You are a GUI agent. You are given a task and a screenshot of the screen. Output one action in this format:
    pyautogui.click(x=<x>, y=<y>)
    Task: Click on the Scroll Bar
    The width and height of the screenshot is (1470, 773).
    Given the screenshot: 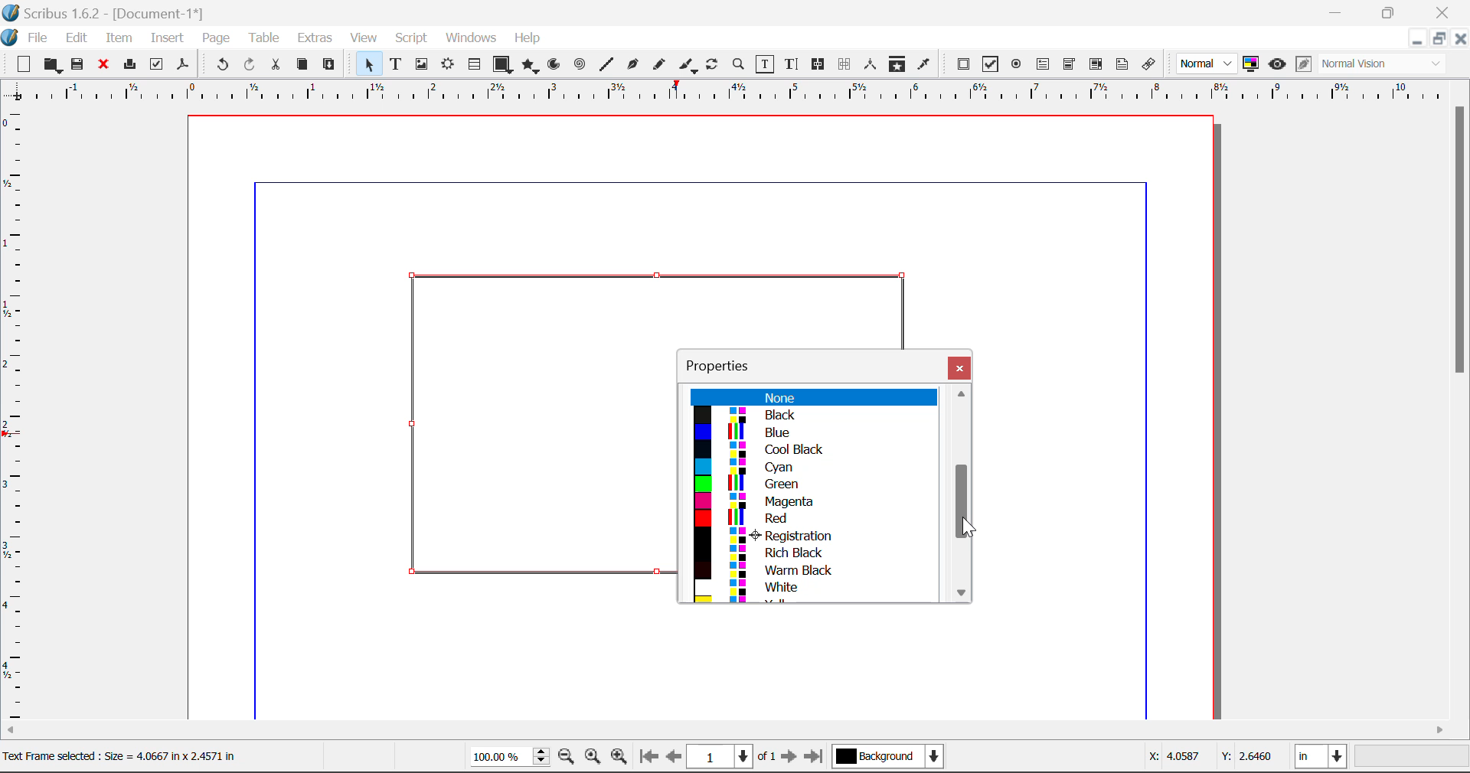 What is the action you would take?
    pyautogui.click(x=736, y=731)
    